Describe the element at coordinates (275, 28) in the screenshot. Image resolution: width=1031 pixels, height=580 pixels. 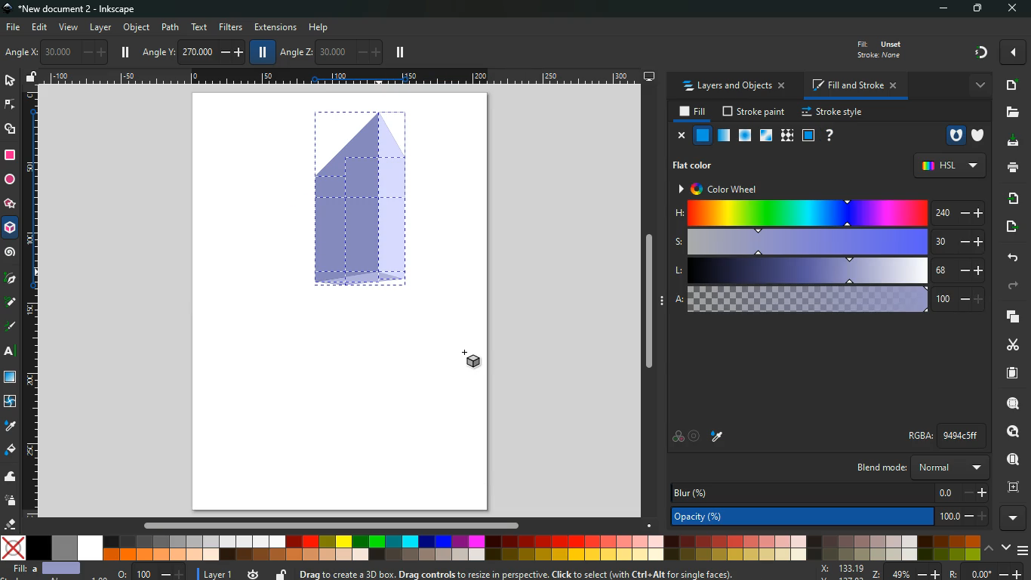
I see `extensions` at that location.